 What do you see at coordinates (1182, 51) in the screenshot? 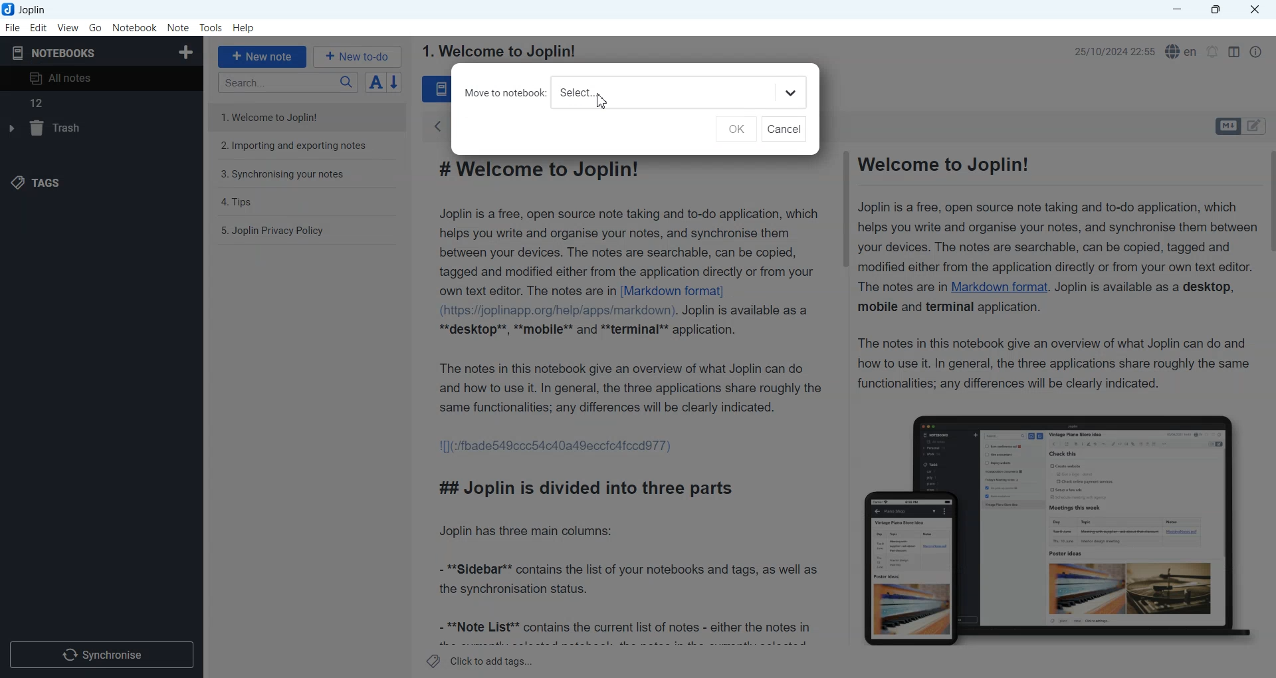
I see `Spell checker` at bounding box center [1182, 51].